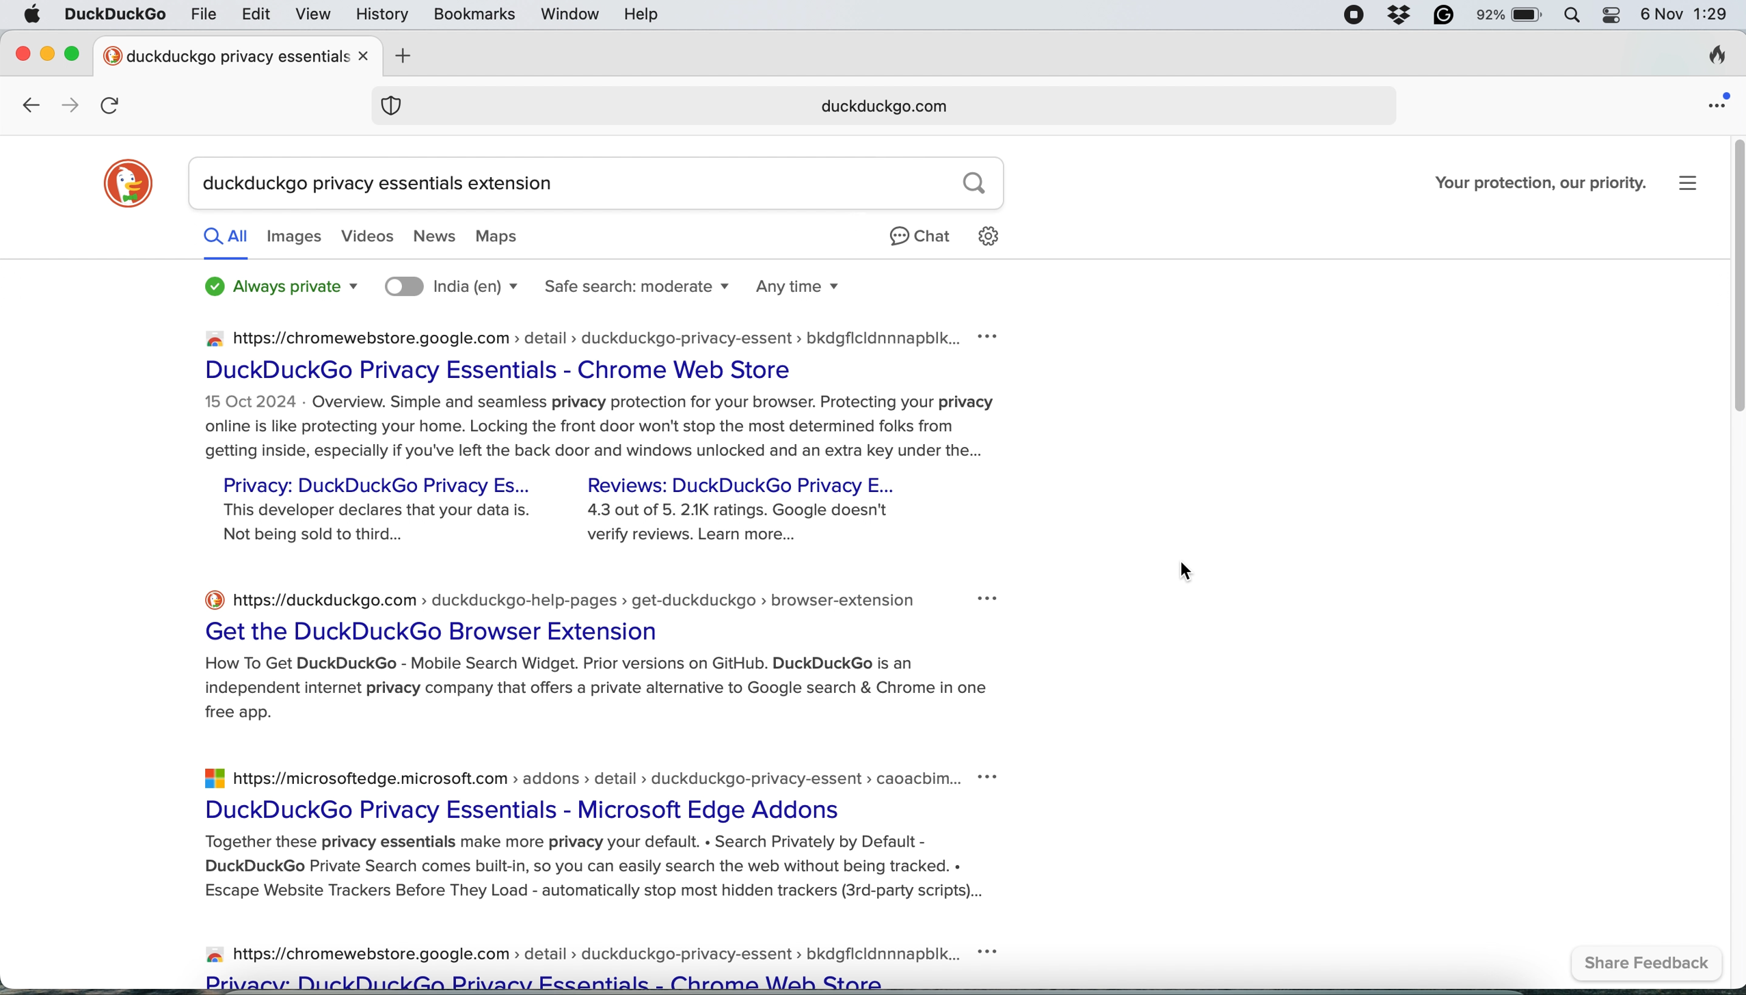  What do you see at coordinates (561, 181) in the screenshot?
I see `search bar` at bounding box center [561, 181].